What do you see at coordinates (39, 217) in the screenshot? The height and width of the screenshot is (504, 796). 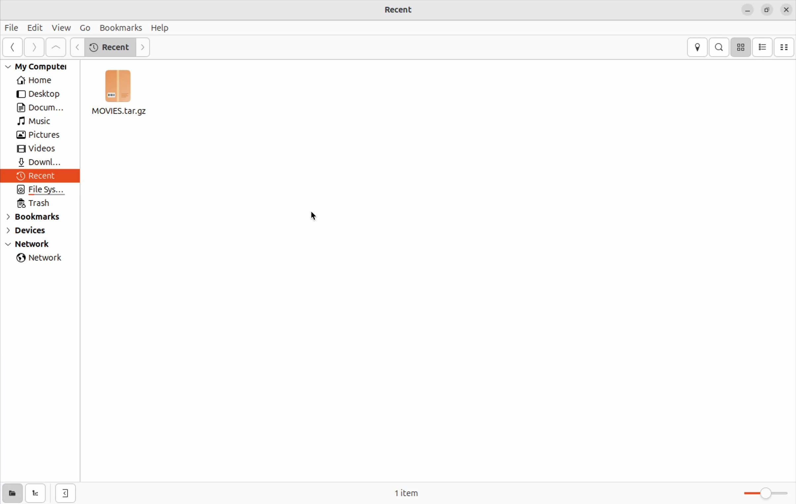 I see `Bookmarks` at bounding box center [39, 217].